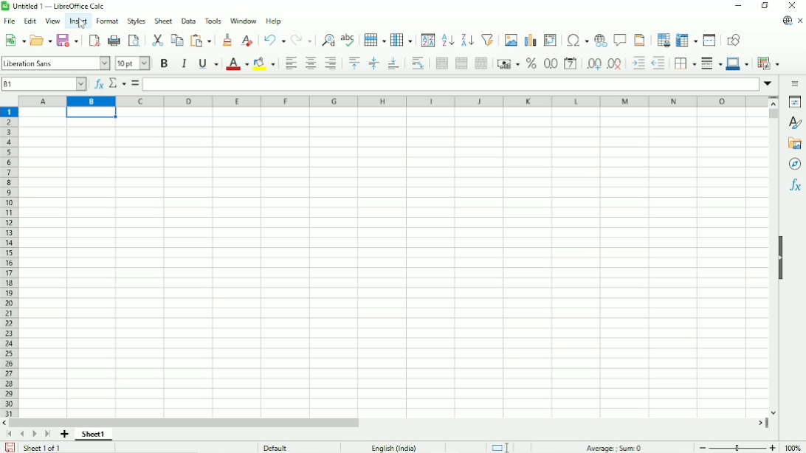 Image resolution: width=806 pixels, height=453 pixels. I want to click on Horizontal scrollbar, so click(186, 423).